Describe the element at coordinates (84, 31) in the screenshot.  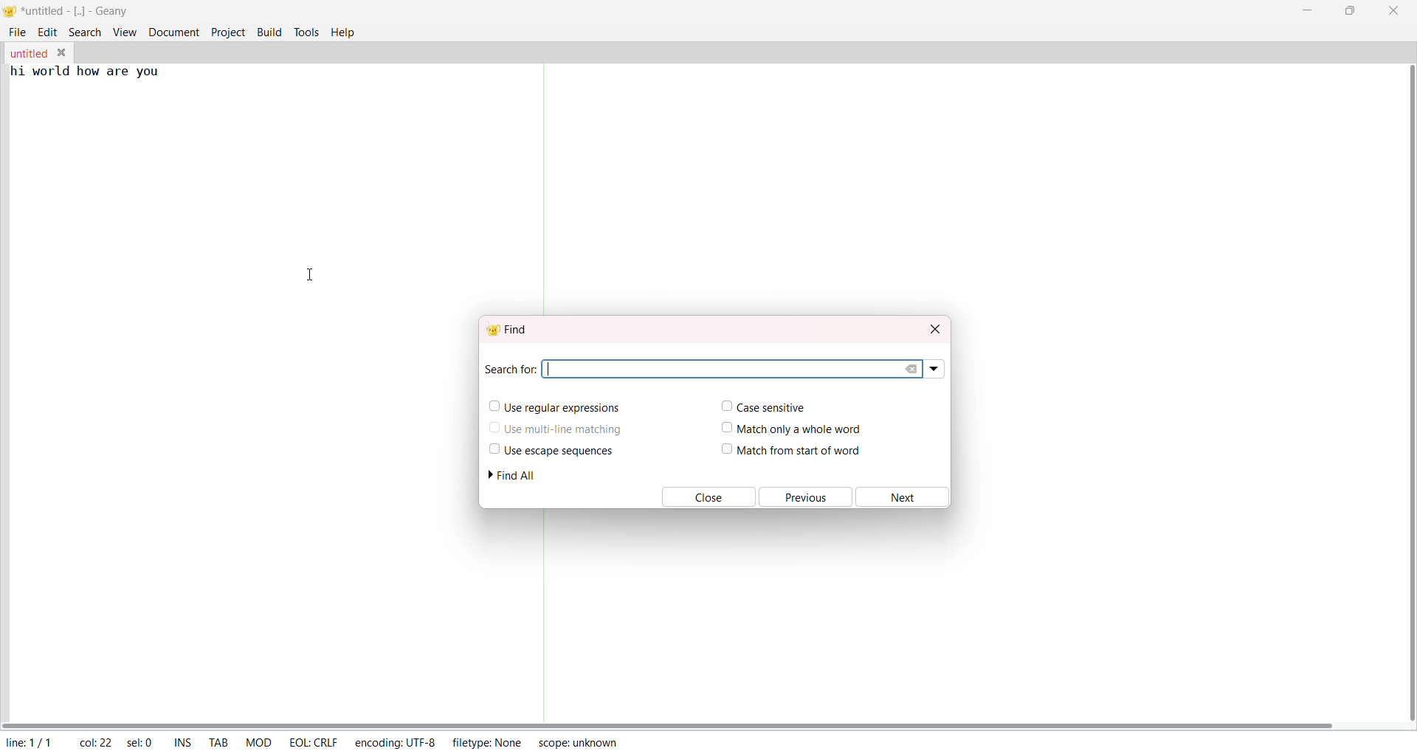
I see `search` at that location.